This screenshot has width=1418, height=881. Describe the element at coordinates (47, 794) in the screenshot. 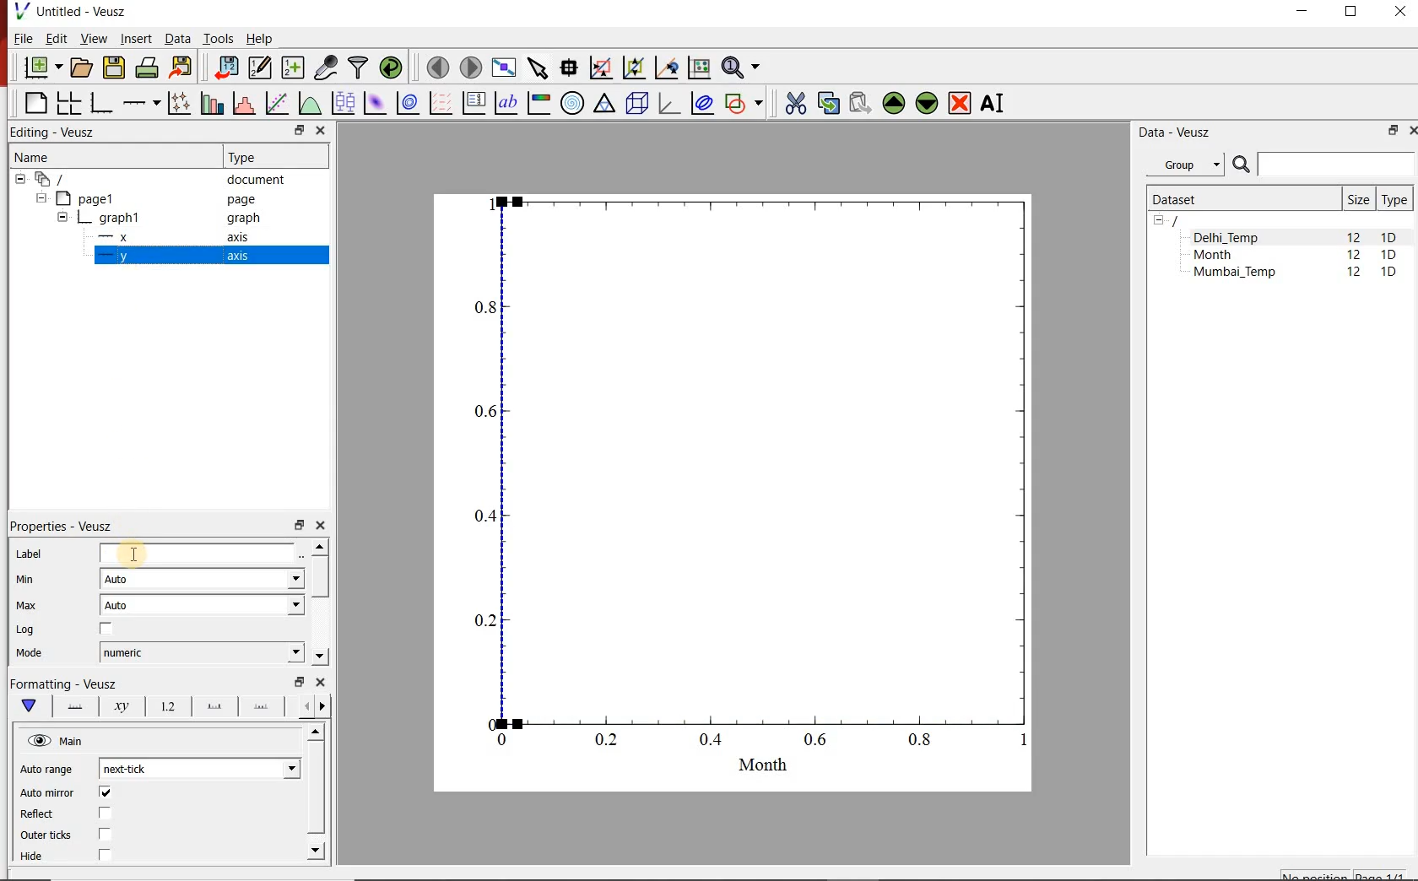

I see `Auto mirror` at that location.